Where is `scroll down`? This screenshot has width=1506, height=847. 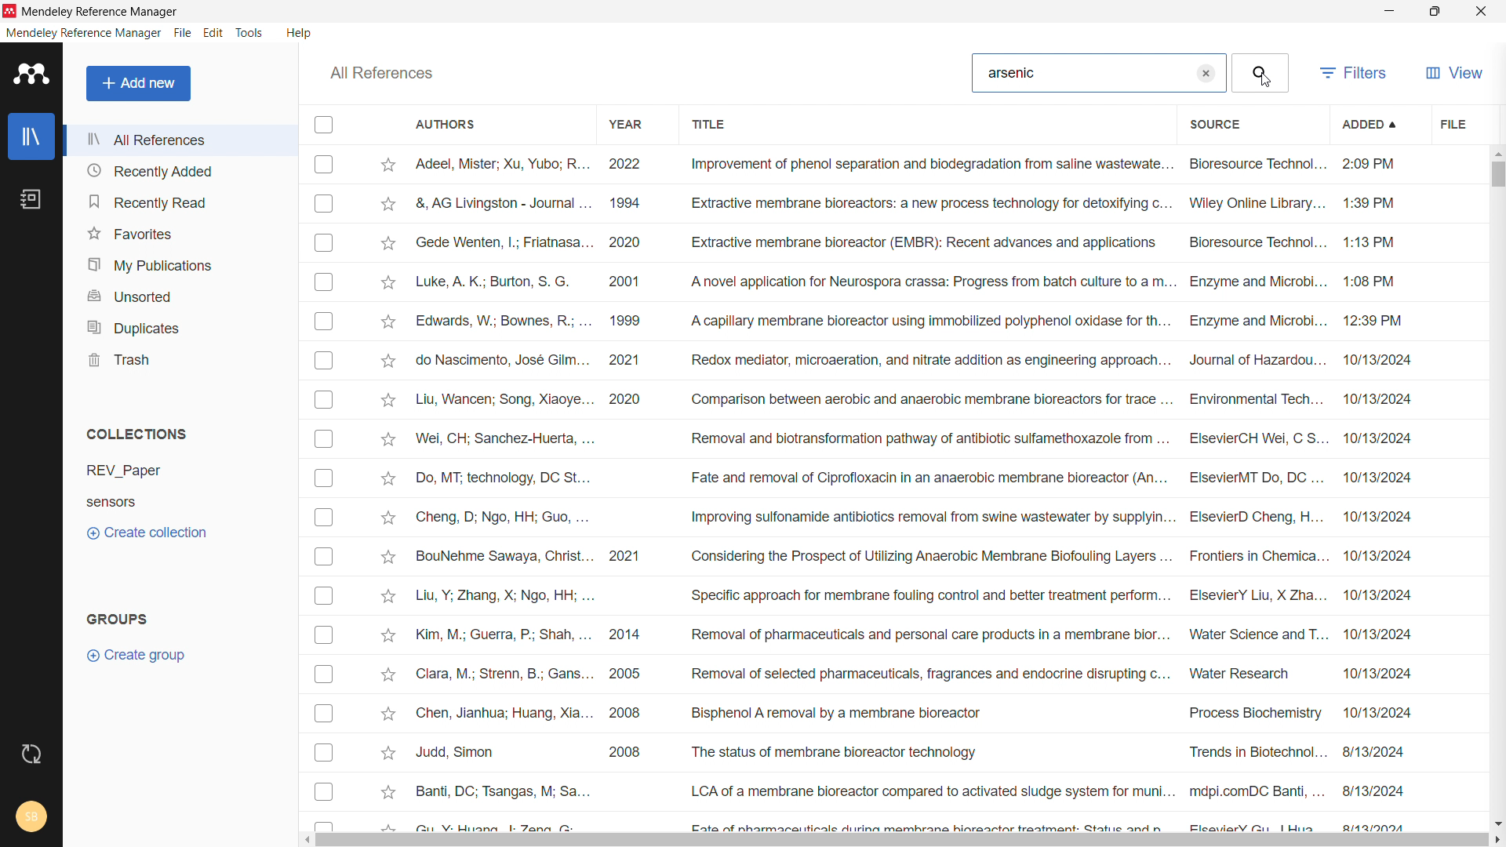
scroll down is located at coordinates (1497, 820).